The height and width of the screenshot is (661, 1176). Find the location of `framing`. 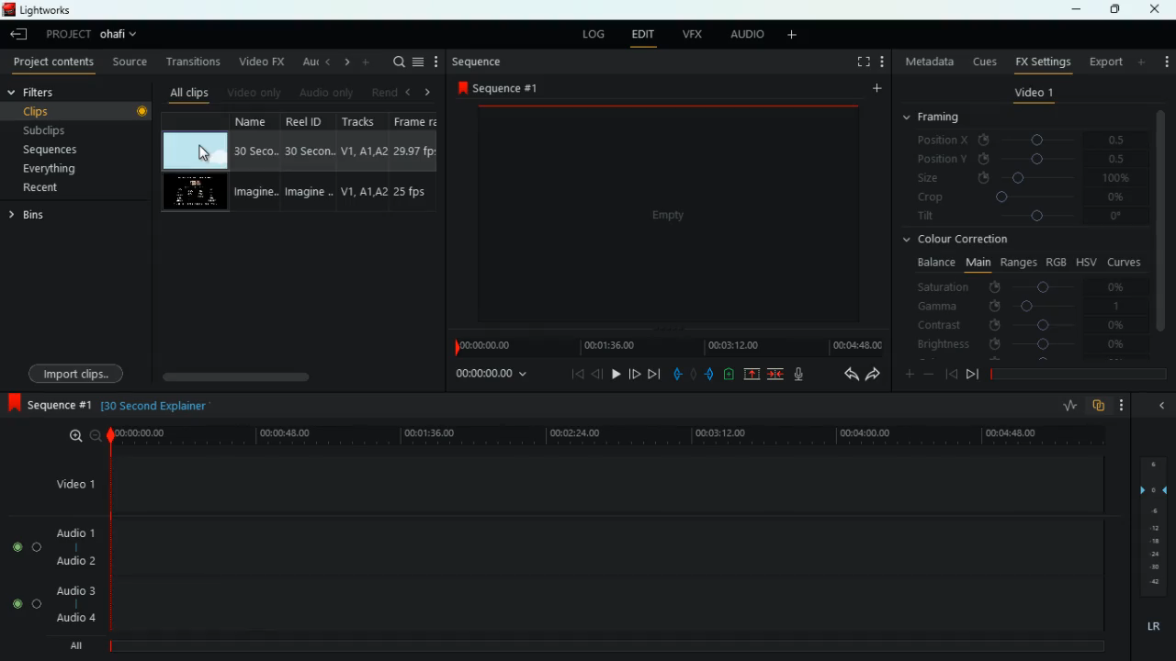

framing is located at coordinates (937, 117).